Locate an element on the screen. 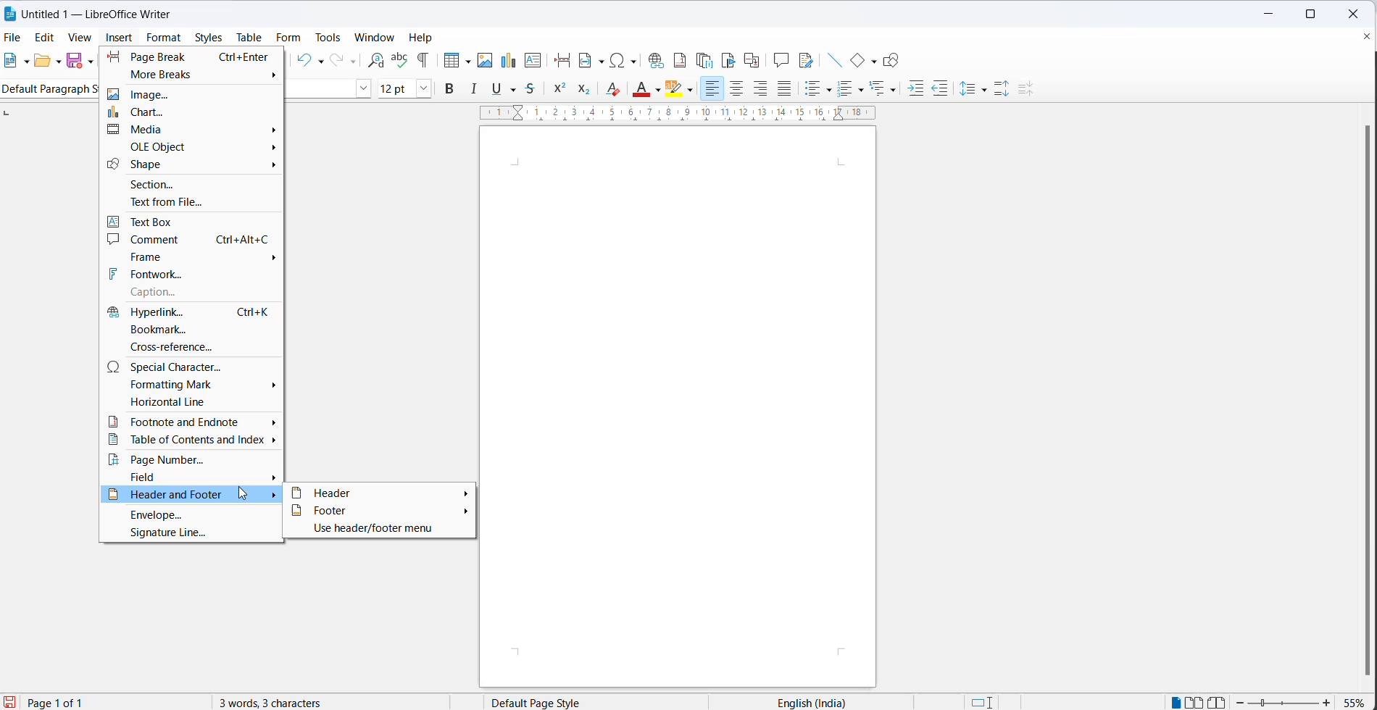  text box is located at coordinates (188, 223).